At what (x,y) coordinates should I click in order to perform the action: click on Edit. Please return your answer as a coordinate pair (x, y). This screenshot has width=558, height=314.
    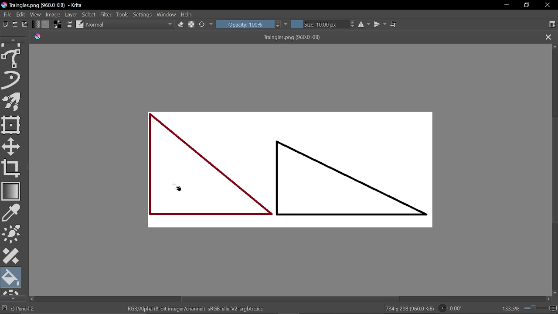
    Looking at the image, I should click on (20, 15).